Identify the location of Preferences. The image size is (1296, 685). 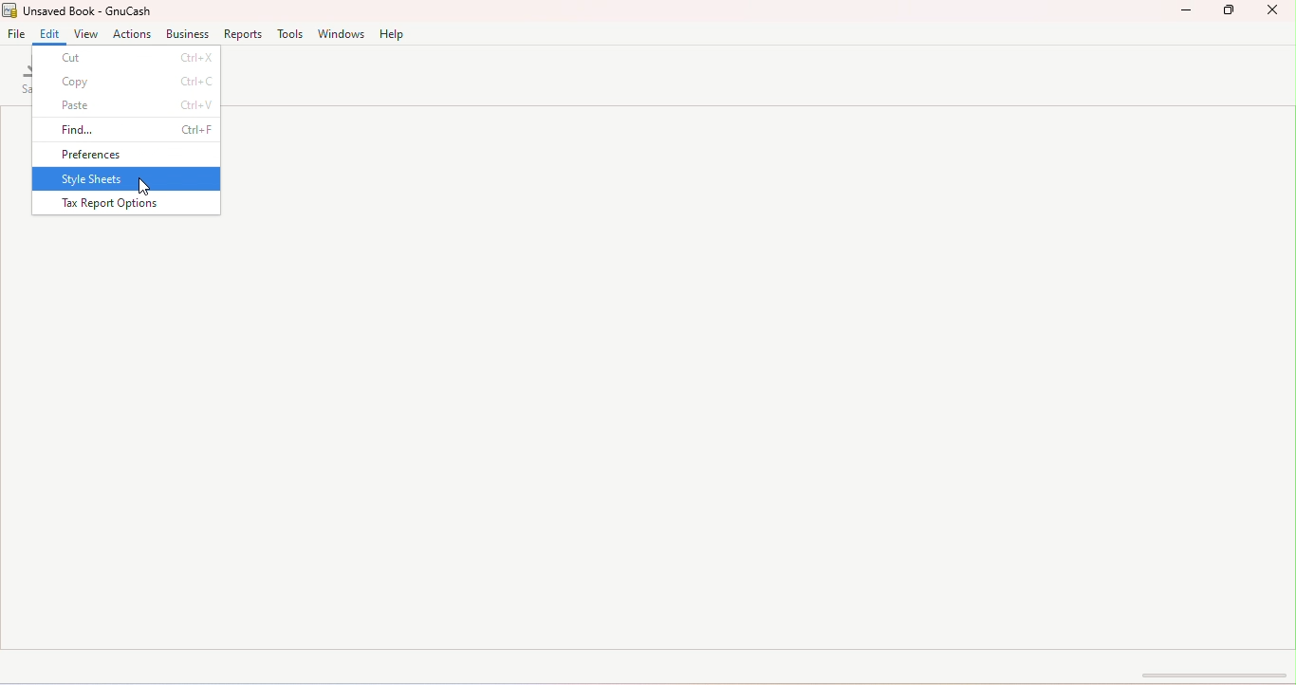
(128, 155).